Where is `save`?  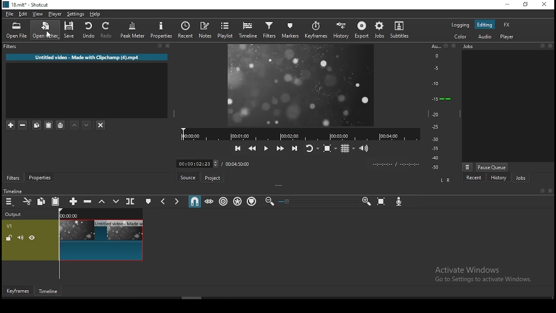
save is located at coordinates (69, 30).